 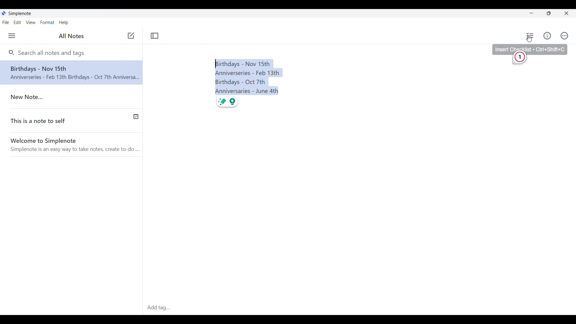 What do you see at coordinates (549, 13) in the screenshot?
I see `Show interface in a smaller tab` at bounding box center [549, 13].